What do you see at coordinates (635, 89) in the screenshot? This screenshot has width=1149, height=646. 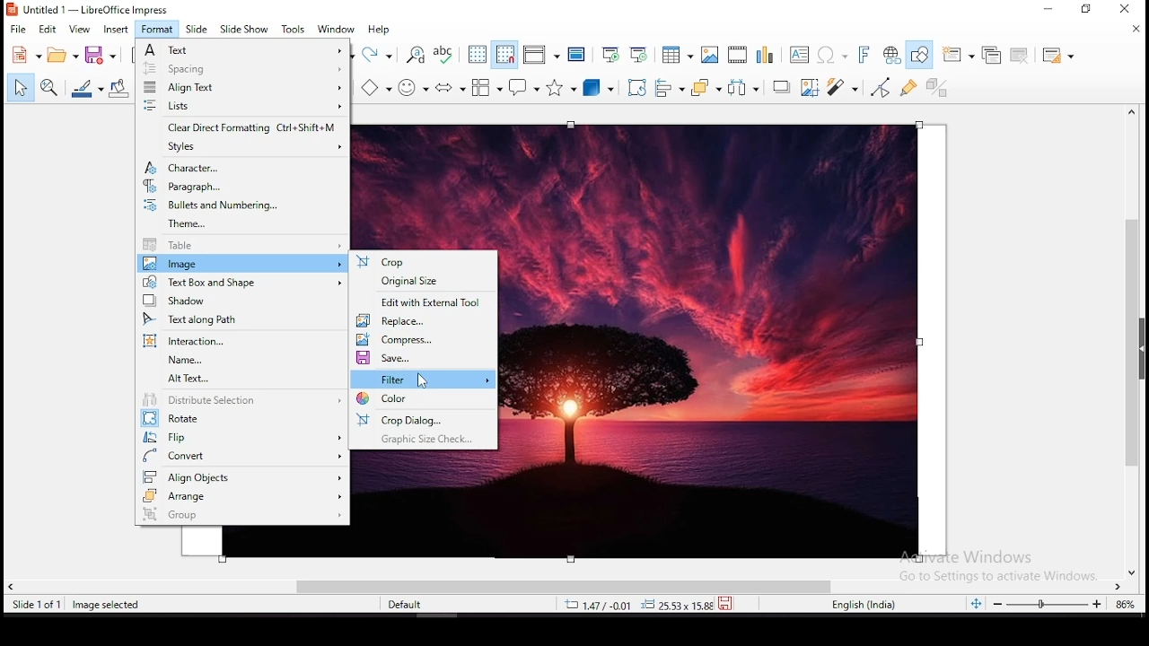 I see `rotate` at bounding box center [635, 89].